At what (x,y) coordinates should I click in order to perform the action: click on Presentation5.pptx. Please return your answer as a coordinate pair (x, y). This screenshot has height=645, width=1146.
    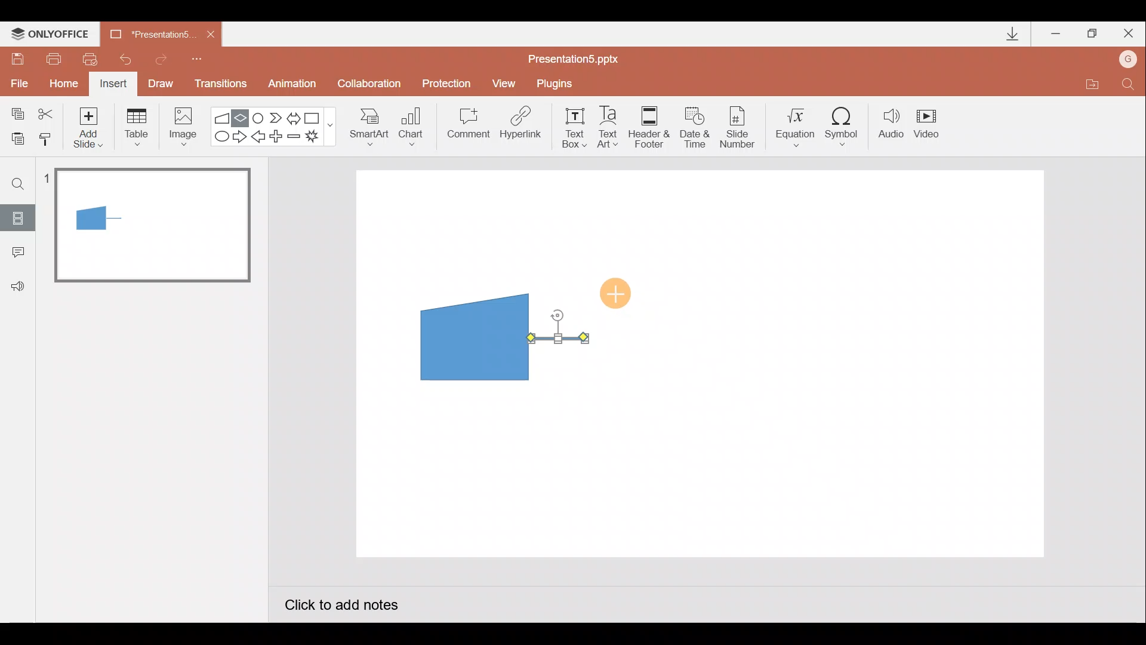
    Looking at the image, I should click on (581, 56).